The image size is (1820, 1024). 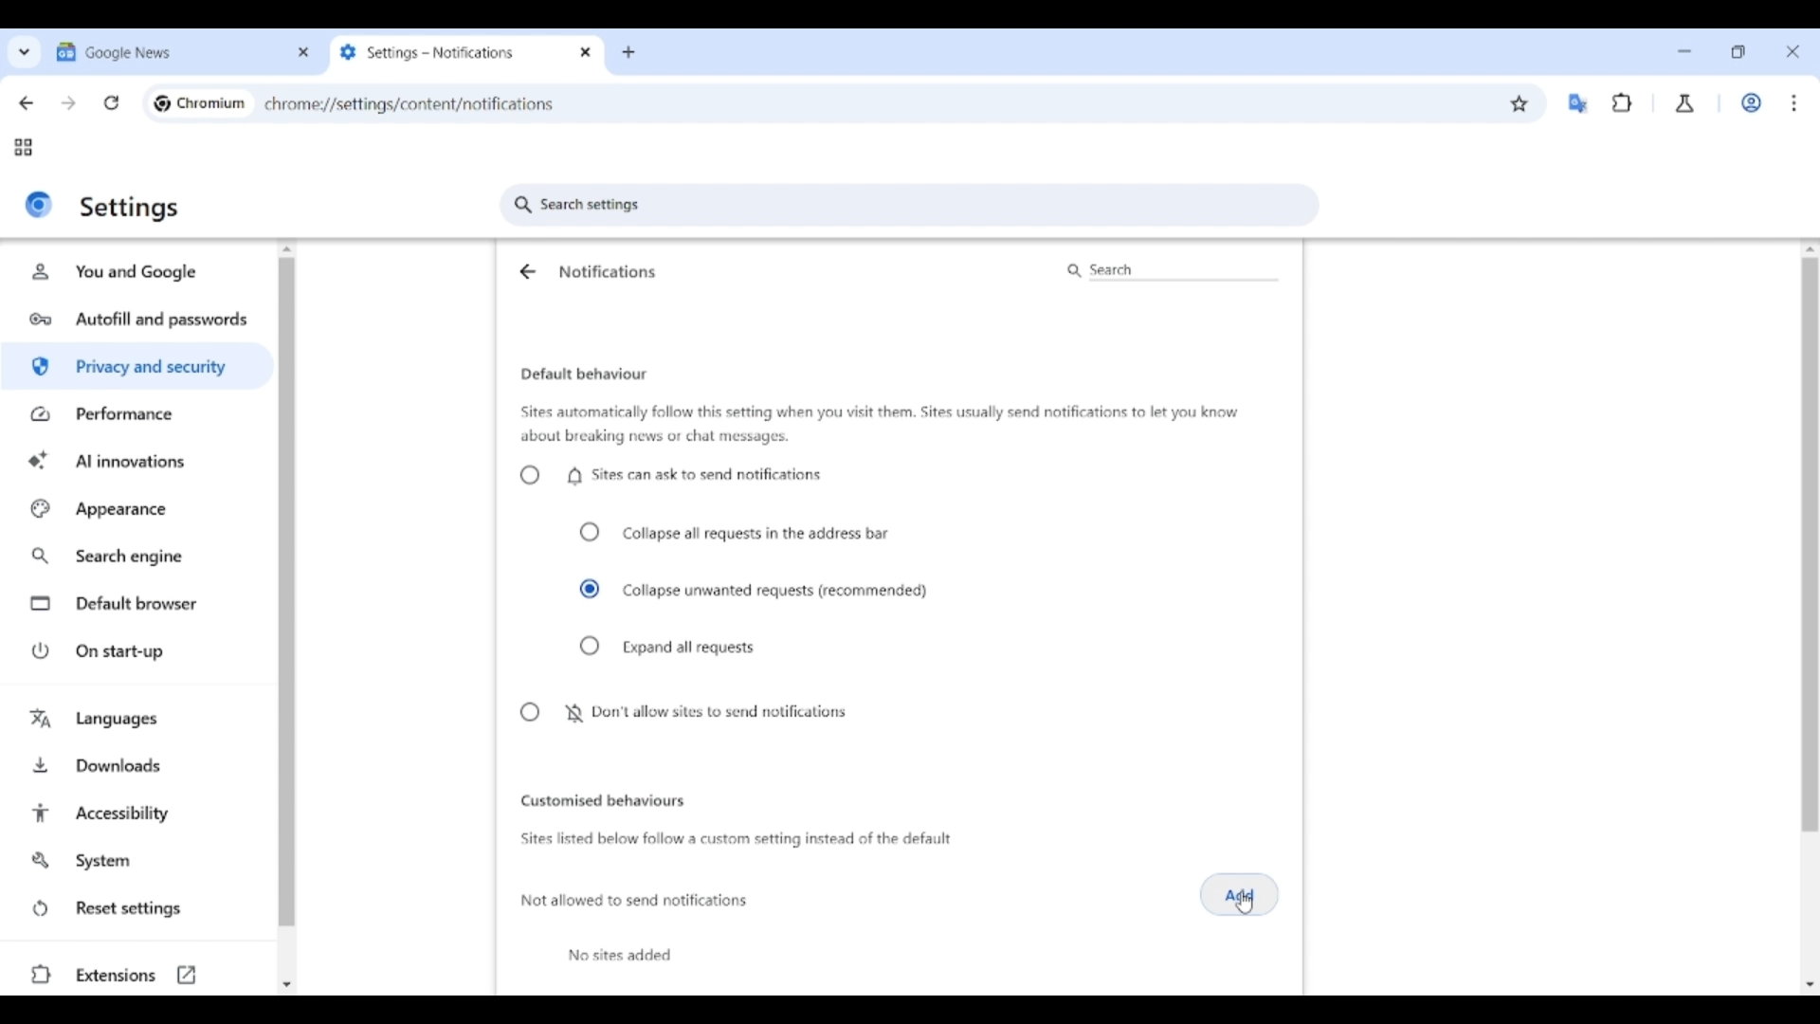 I want to click on Tab groups, so click(x=23, y=148).